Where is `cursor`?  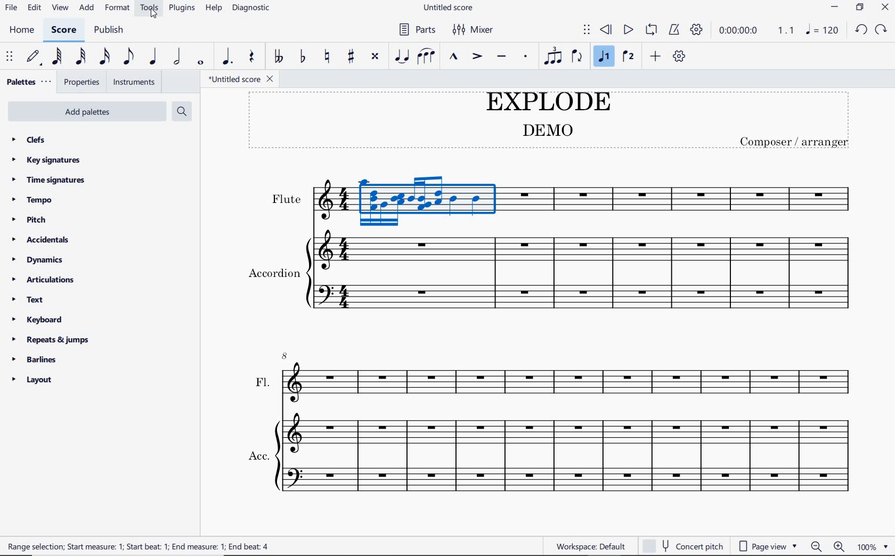
cursor is located at coordinates (153, 17).